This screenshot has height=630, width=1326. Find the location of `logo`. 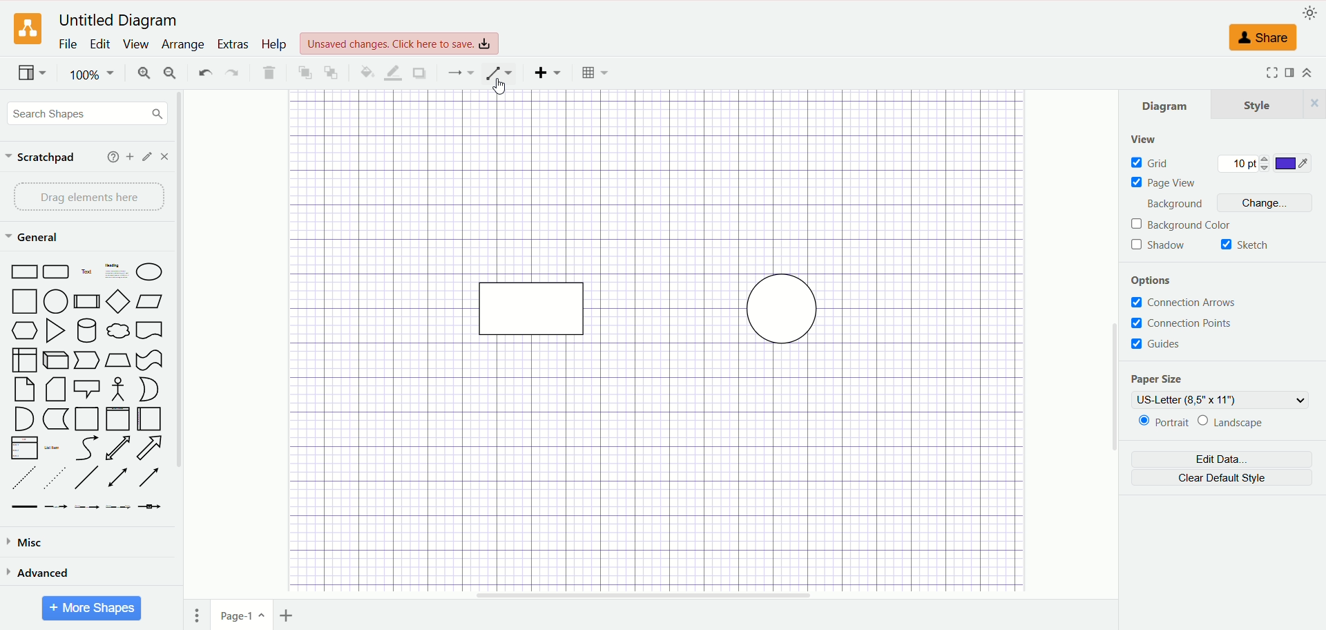

logo is located at coordinates (26, 29).